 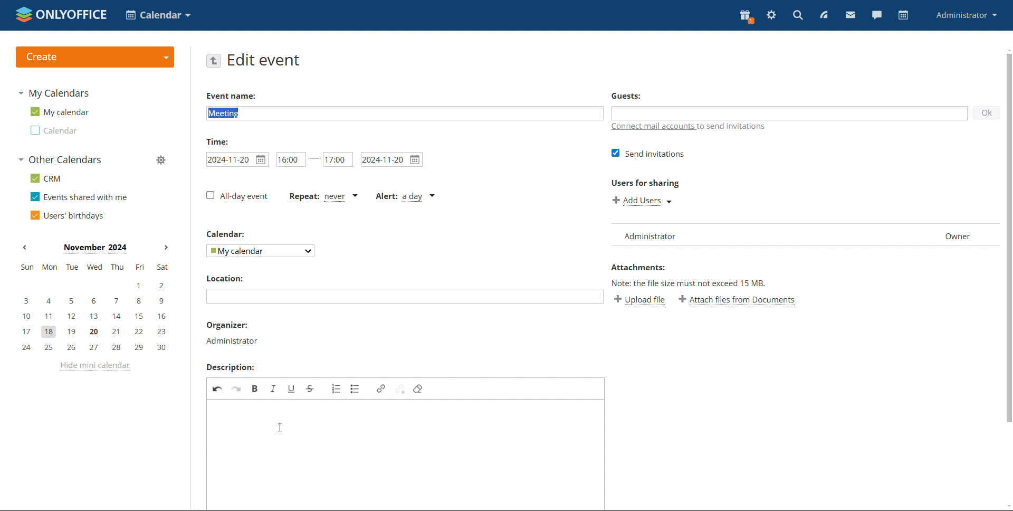 I want to click on scrollbar, so click(x=1008, y=238).